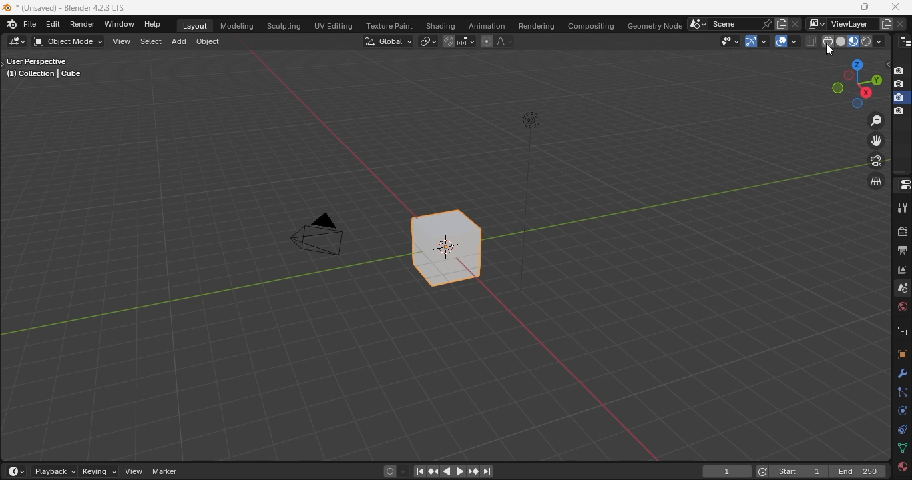 The width and height of the screenshot is (912, 480). Describe the element at coordinates (842, 41) in the screenshot. I see `solid display` at that location.